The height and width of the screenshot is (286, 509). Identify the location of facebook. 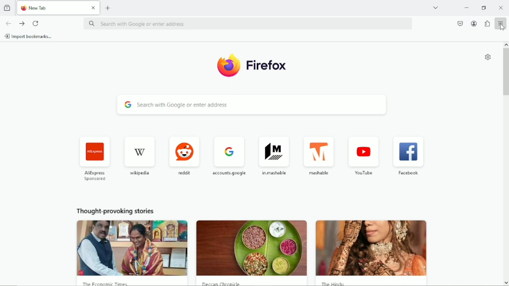
(407, 156).